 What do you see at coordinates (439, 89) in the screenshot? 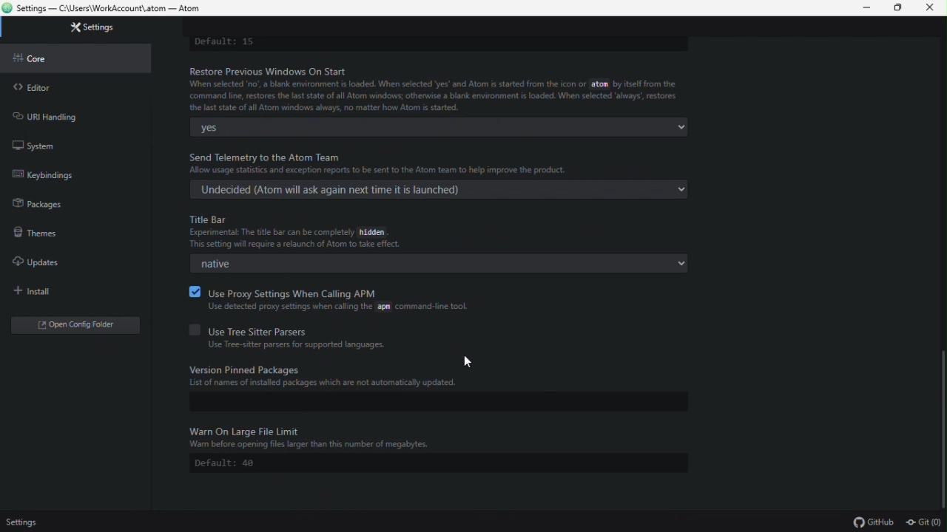
I see `Restore previous Windows on start` at bounding box center [439, 89].